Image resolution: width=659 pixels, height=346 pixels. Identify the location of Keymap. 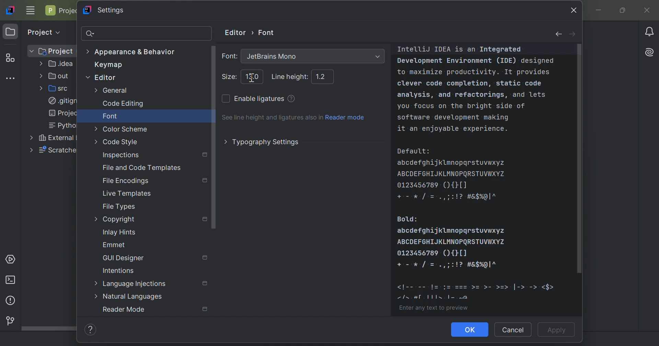
(105, 66).